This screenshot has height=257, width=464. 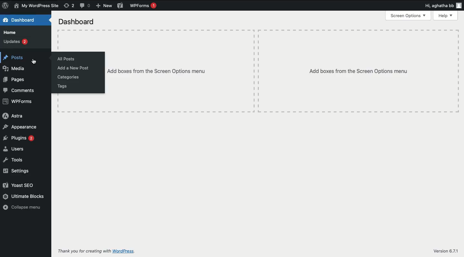 I want to click on Comments, so click(x=85, y=6).